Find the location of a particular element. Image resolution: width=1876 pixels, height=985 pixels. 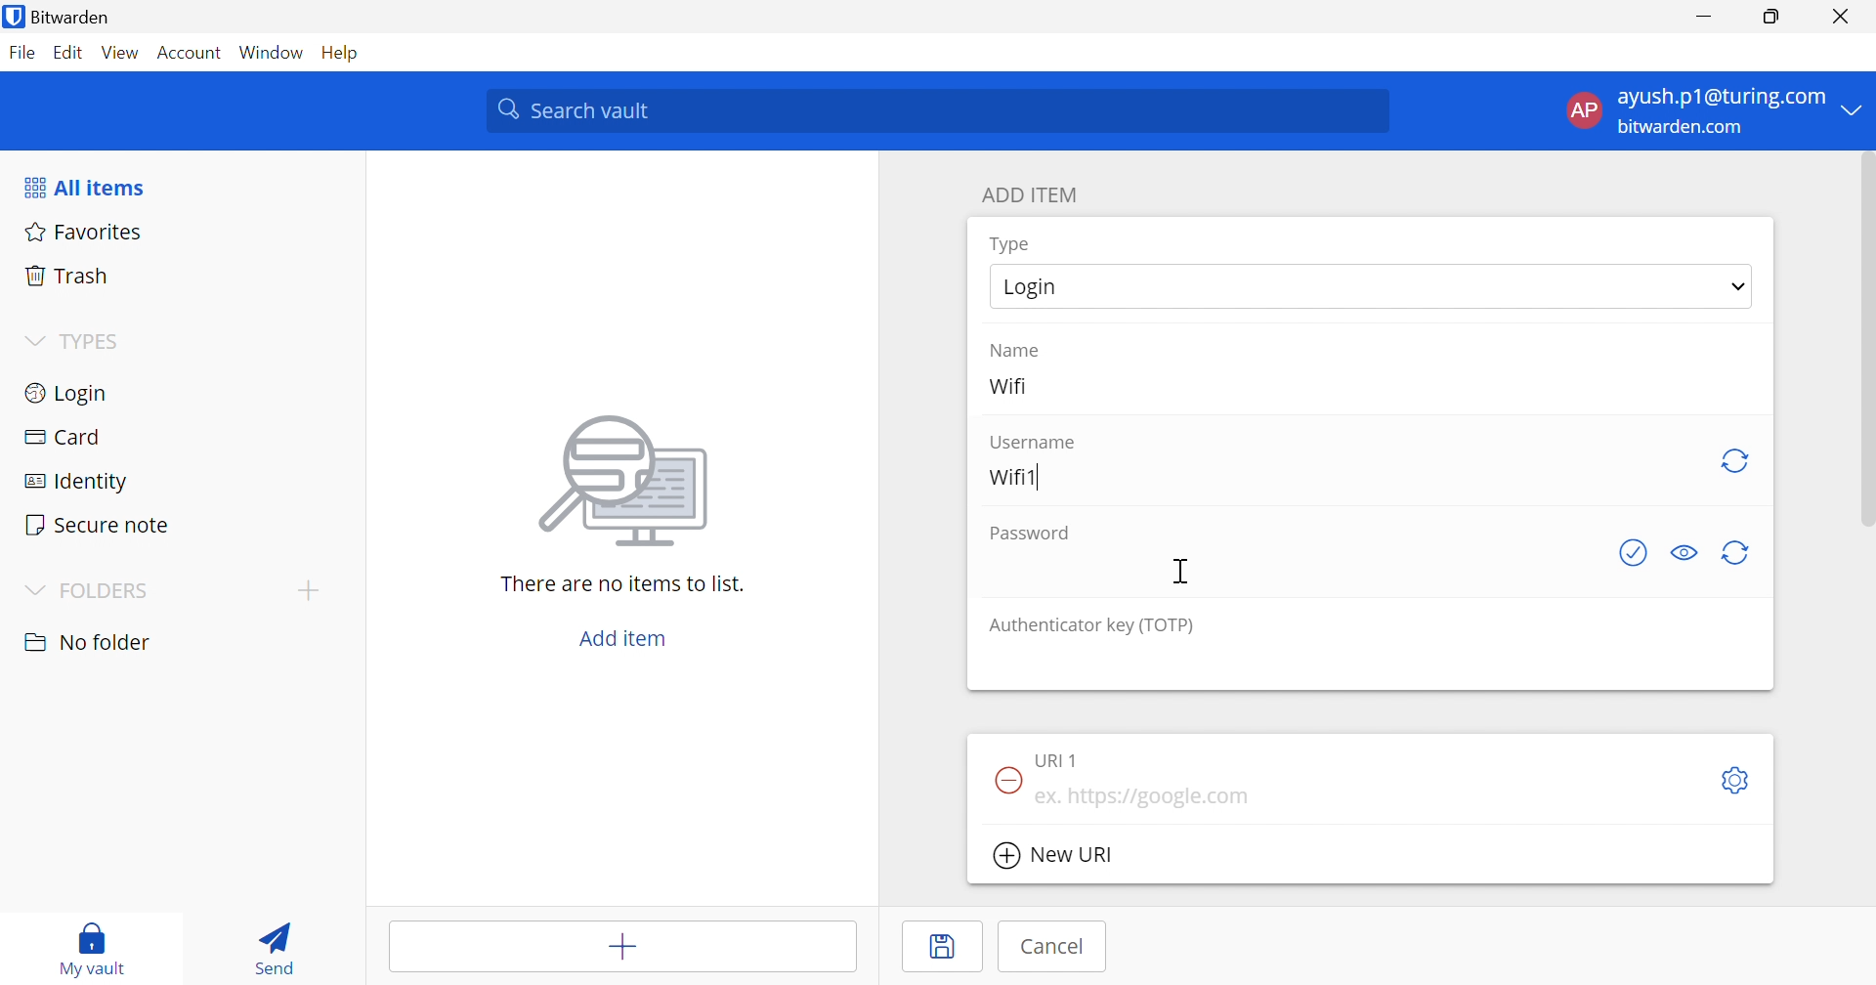

Toggle visibility is located at coordinates (1686, 553).